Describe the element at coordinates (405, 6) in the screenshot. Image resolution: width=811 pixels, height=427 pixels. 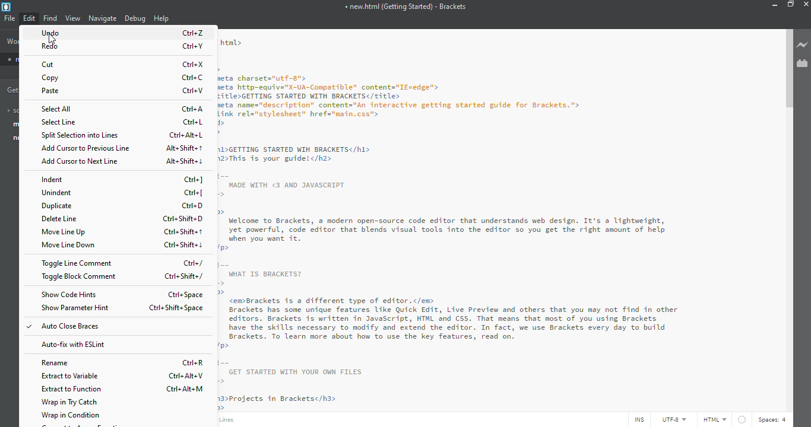
I see `« new.htm!l (Getting Started) - Brackets` at that location.